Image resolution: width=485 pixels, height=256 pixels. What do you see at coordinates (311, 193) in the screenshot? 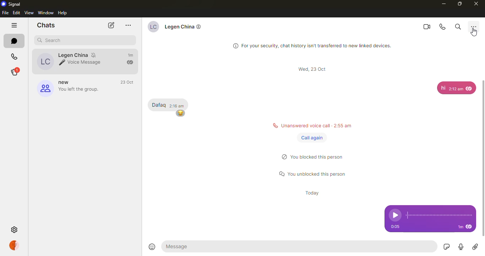
I see `time` at bounding box center [311, 193].